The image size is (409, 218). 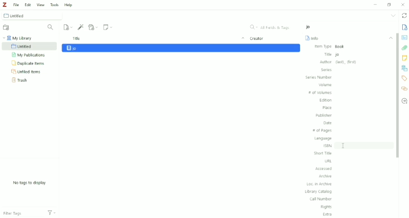 I want to click on Extra, so click(x=328, y=214).